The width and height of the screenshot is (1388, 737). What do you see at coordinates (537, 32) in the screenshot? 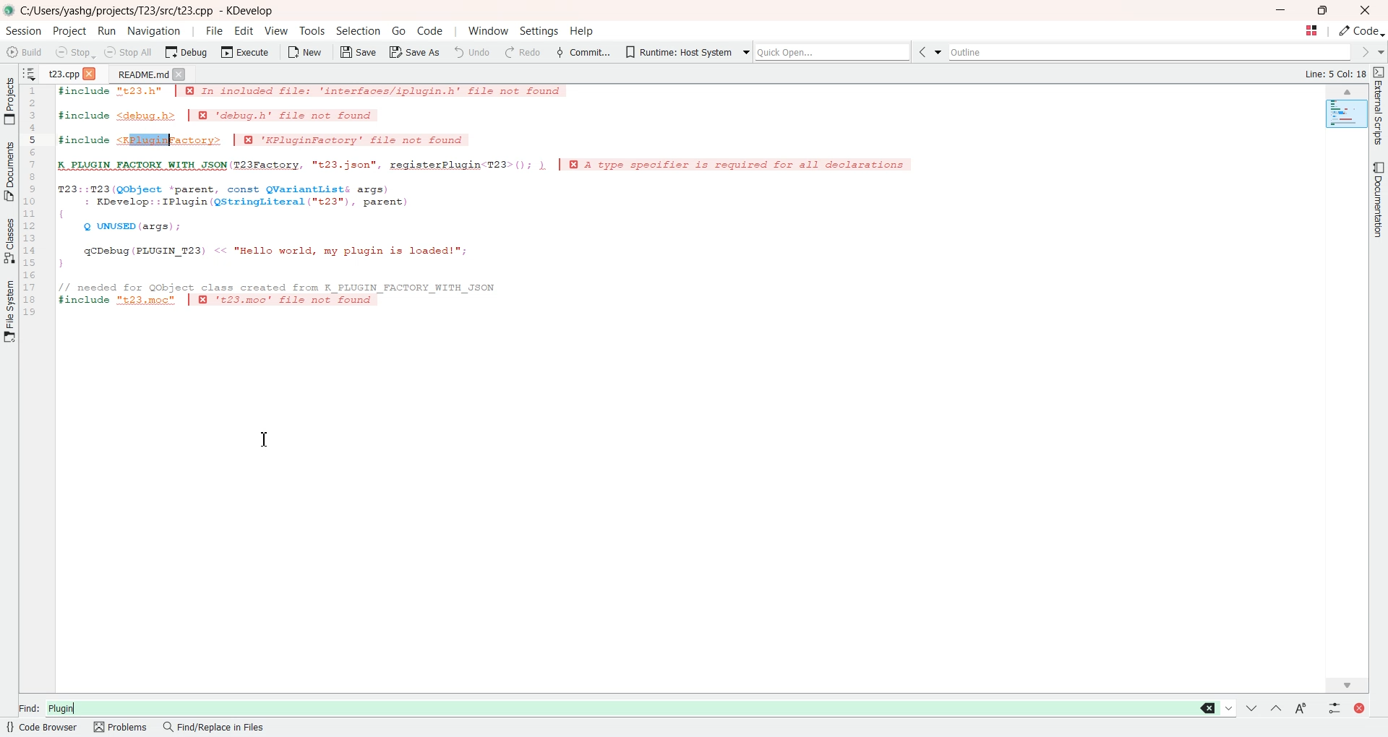
I see `Settings` at bounding box center [537, 32].